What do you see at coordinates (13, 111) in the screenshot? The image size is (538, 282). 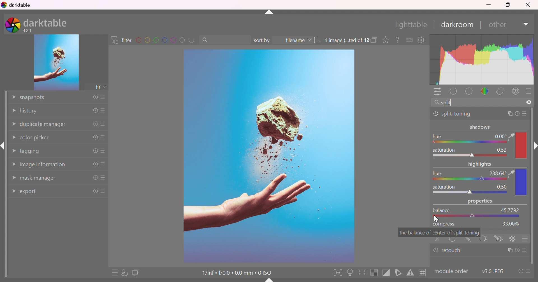 I see `Drop Down` at bounding box center [13, 111].